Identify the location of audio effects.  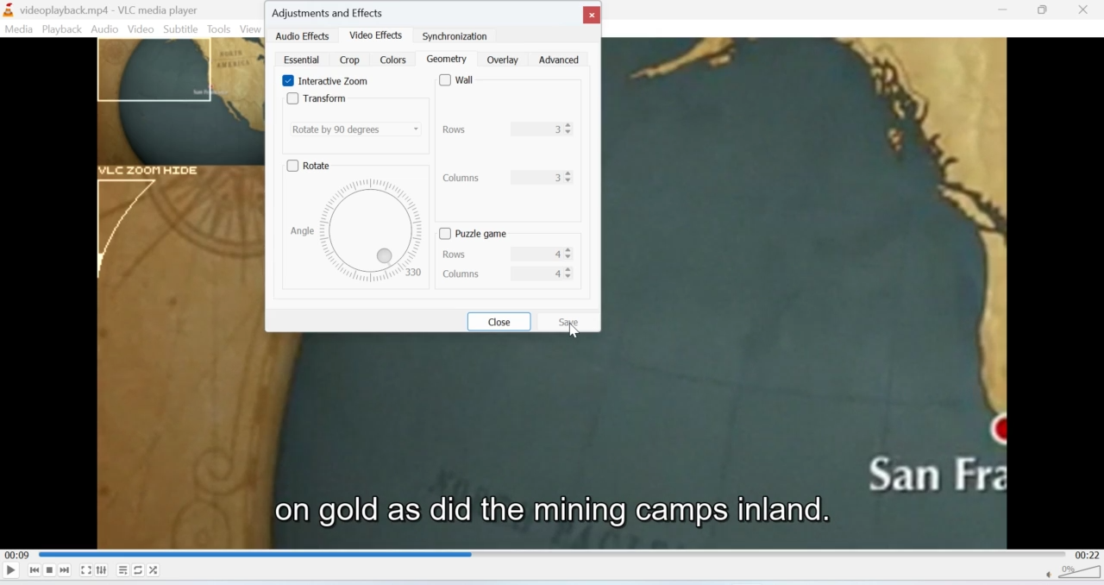
(303, 37).